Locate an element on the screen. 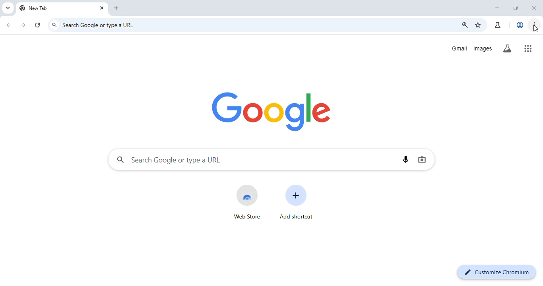 This screenshot has width=543, height=286. search icon is located at coordinates (55, 25).